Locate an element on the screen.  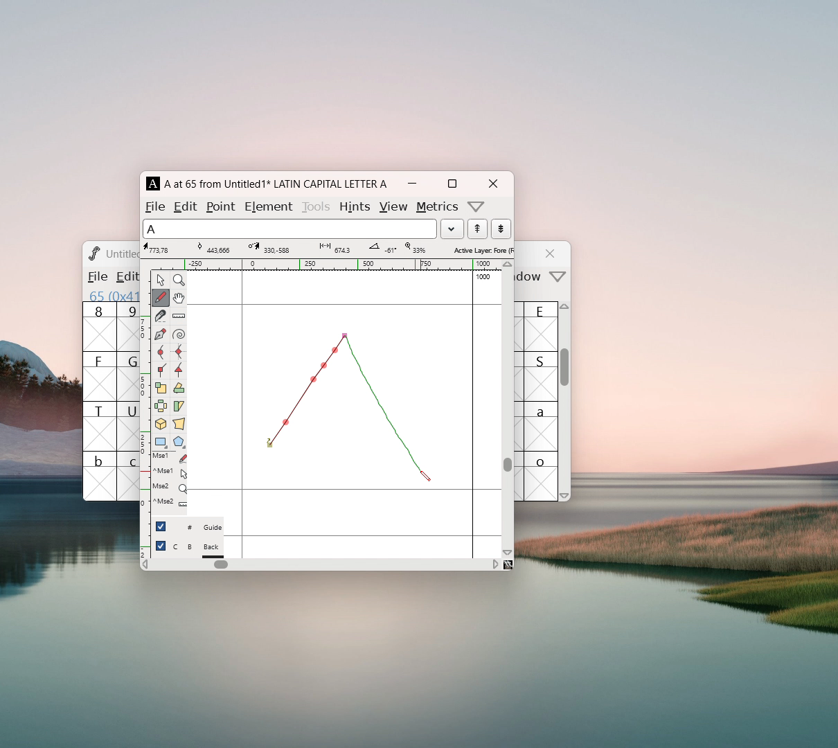
polygon or star is located at coordinates (179, 443).